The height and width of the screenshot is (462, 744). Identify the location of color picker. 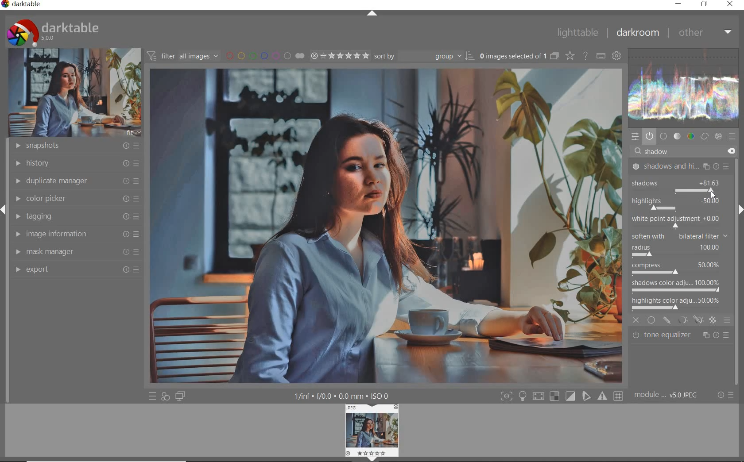
(76, 199).